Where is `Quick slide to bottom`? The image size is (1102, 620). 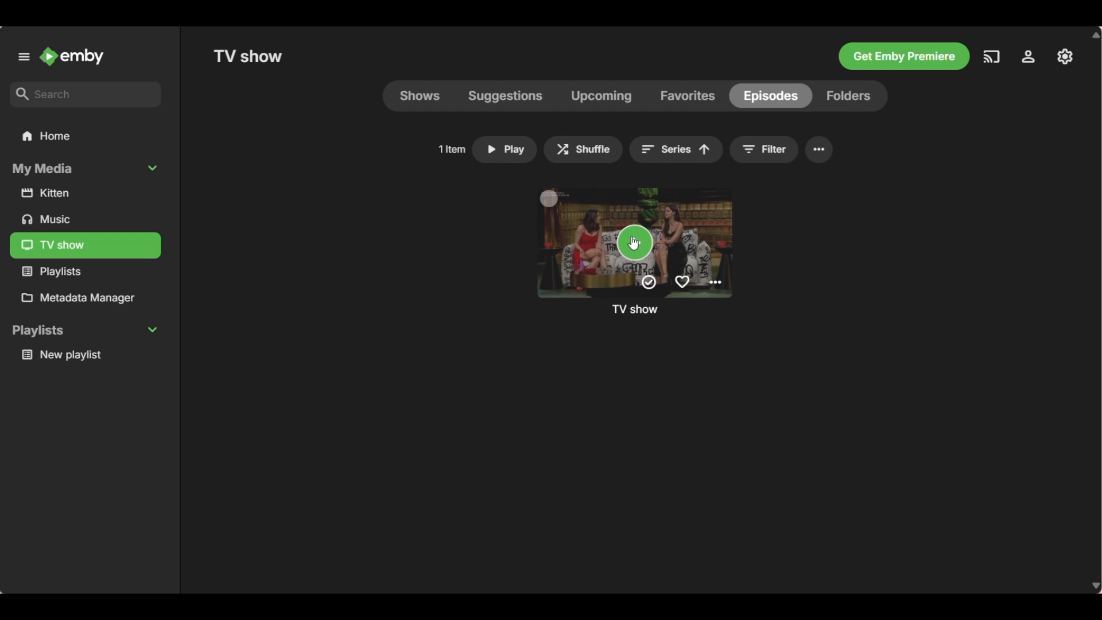
Quick slide to bottom is located at coordinates (1094, 587).